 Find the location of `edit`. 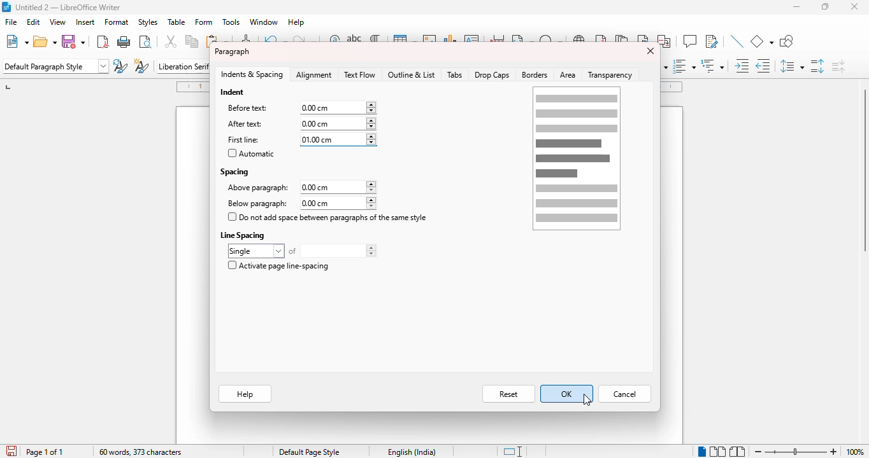

edit is located at coordinates (34, 22).